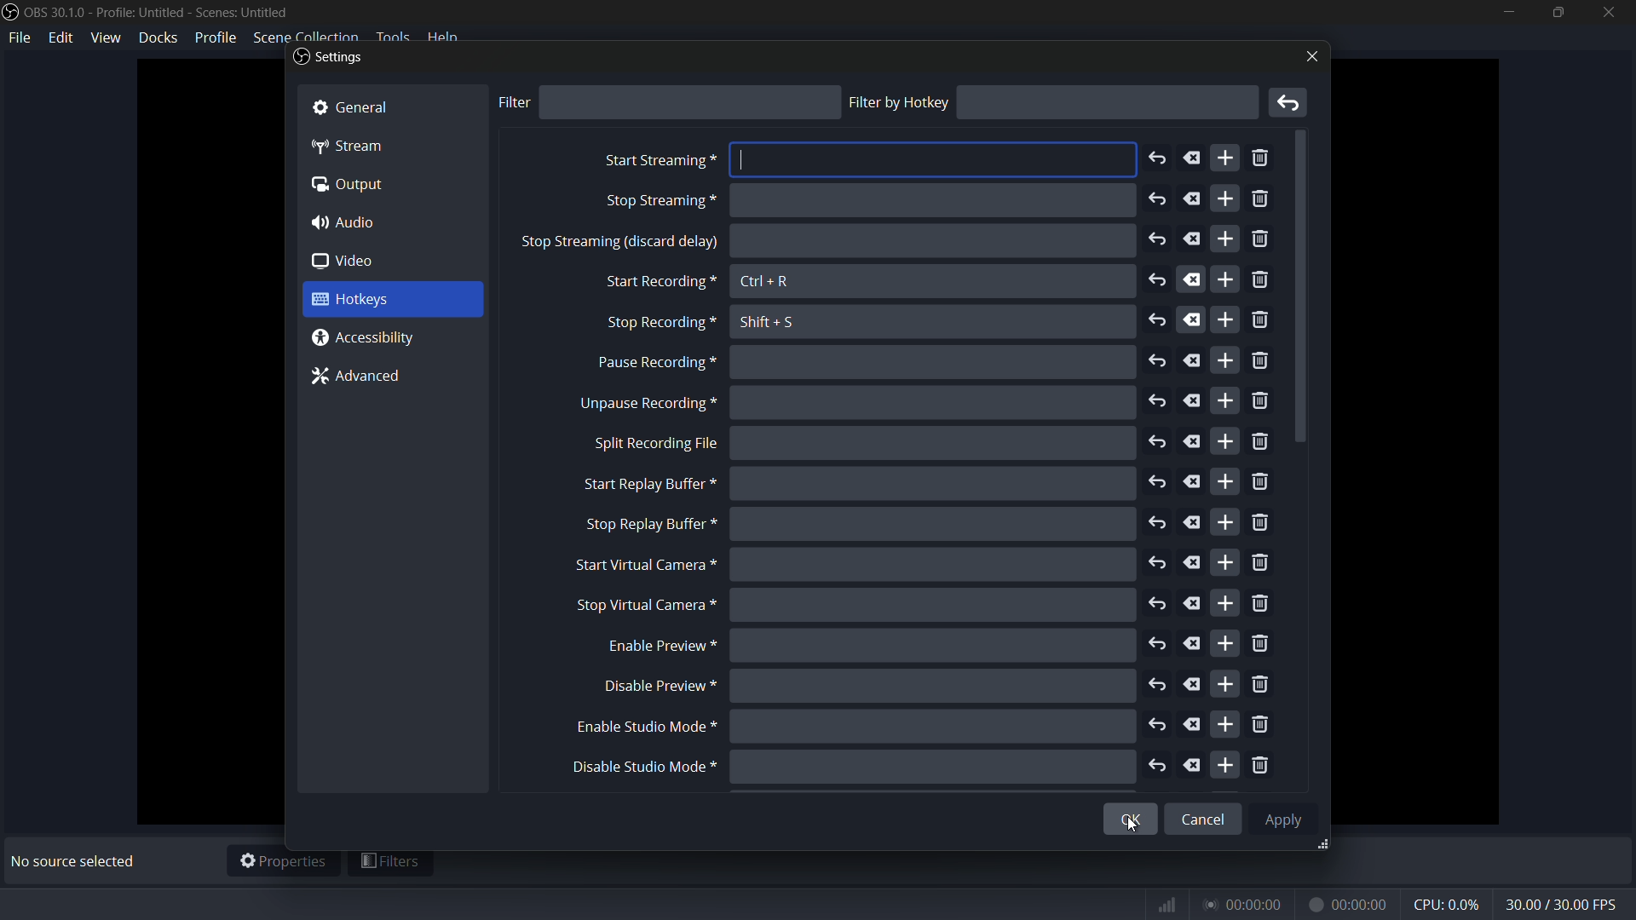 This screenshot has height=920, width=1636. Describe the element at coordinates (106, 37) in the screenshot. I see `view menu` at that location.